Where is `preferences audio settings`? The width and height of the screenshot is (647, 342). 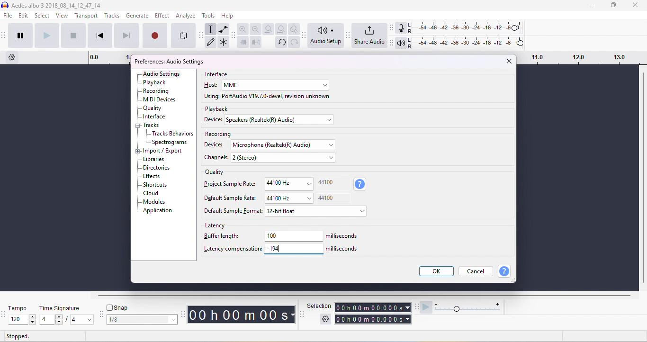
preferences audio settings is located at coordinates (169, 62).